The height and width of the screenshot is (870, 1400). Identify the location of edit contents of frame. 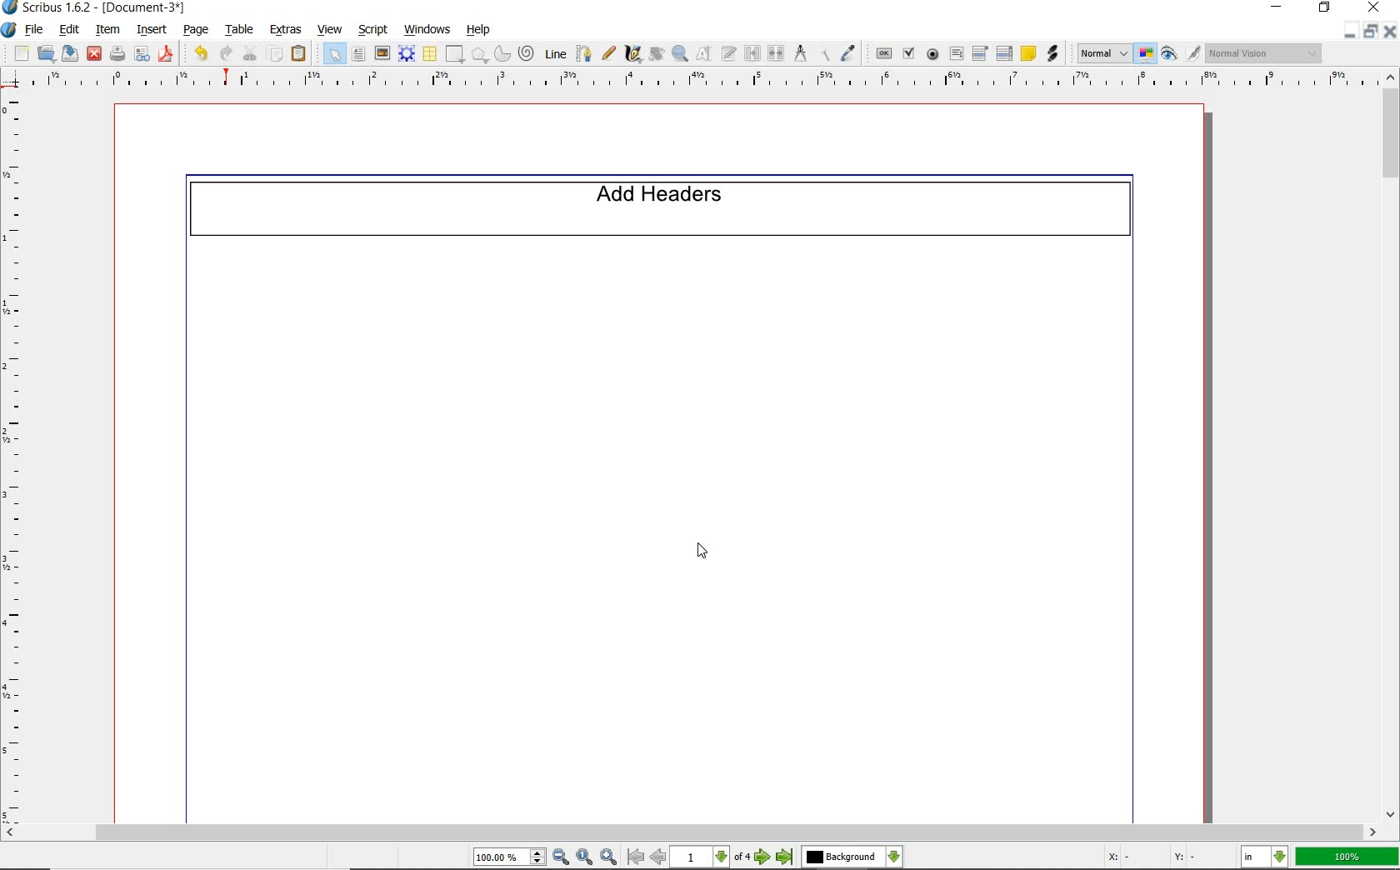
(703, 54).